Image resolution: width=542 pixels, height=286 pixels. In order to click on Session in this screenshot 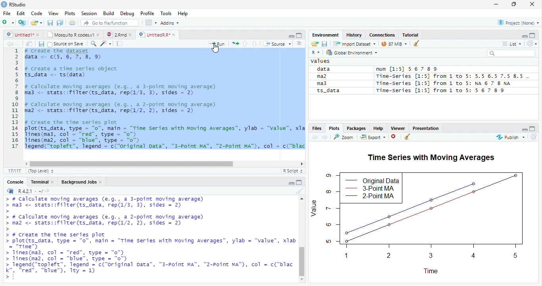, I will do `click(89, 13)`.